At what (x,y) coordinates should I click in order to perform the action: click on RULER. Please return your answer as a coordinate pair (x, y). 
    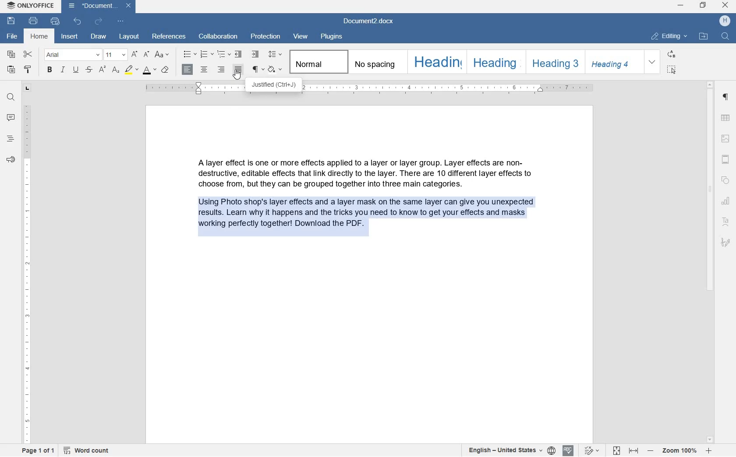
    Looking at the image, I should click on (453, 91).